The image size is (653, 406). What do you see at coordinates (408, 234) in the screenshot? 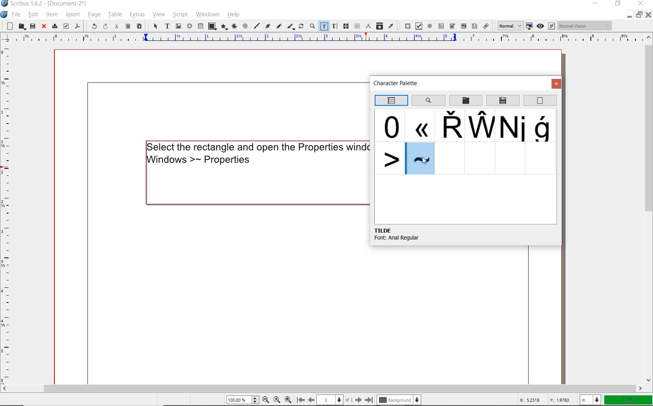
I see `TILDE. Font: Arial Regular` at bounding box center [408, 234].